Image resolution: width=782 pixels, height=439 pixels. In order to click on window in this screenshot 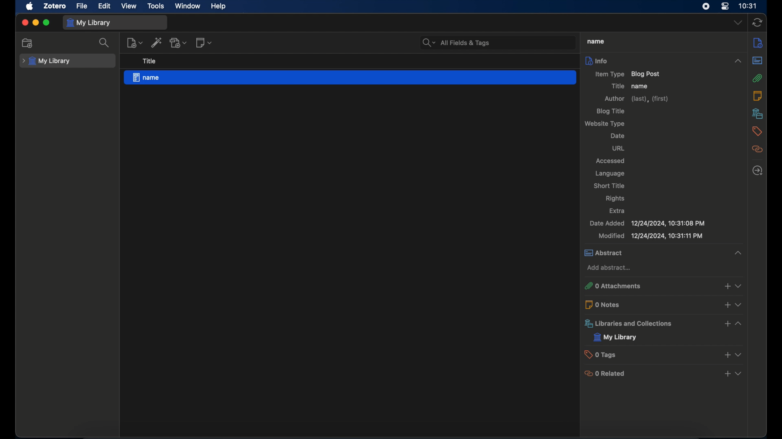, I will do `click(188, 6)`.